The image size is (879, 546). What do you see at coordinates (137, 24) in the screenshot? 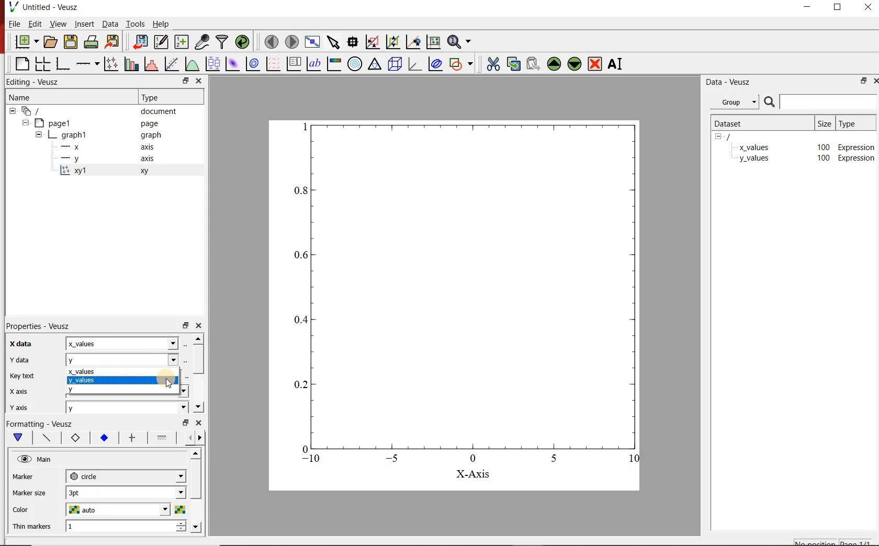
I see `tools` at bounding box center [137, 24].